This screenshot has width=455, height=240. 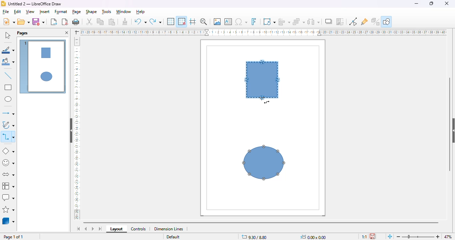 What do you see at coordinates (22, 33) in the screenshot?
I see `pages` at bounding box center [22, 33].